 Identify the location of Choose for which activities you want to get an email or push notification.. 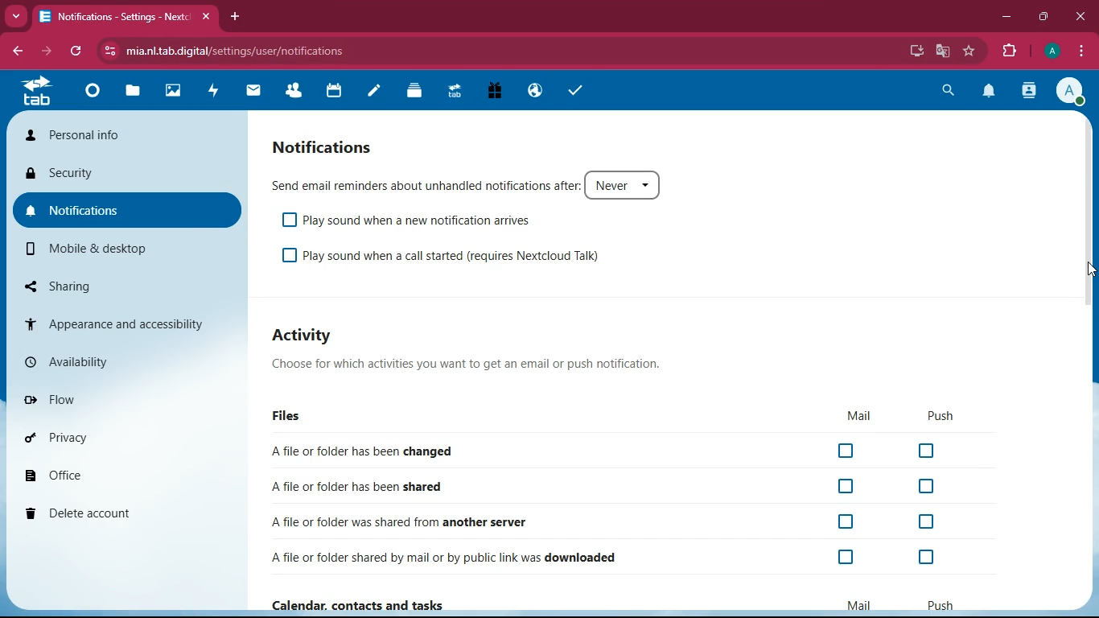
(464, 366).